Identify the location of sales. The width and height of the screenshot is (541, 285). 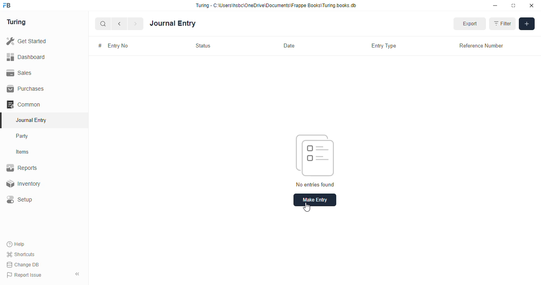
(19, 72).